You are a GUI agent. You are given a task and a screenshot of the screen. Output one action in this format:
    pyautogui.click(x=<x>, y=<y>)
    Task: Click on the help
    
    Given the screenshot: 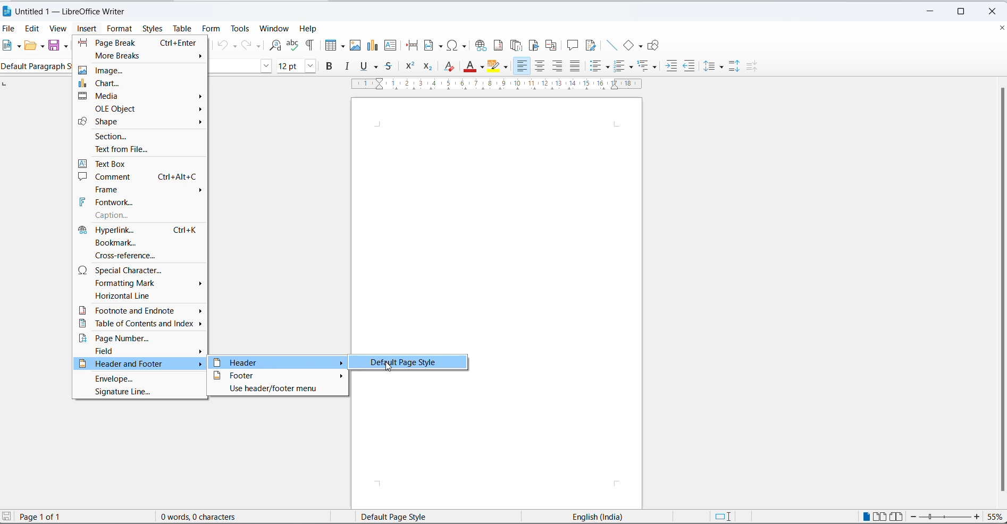 What is the action you would take?
    pyautogui.click(x=310, y=28)
    